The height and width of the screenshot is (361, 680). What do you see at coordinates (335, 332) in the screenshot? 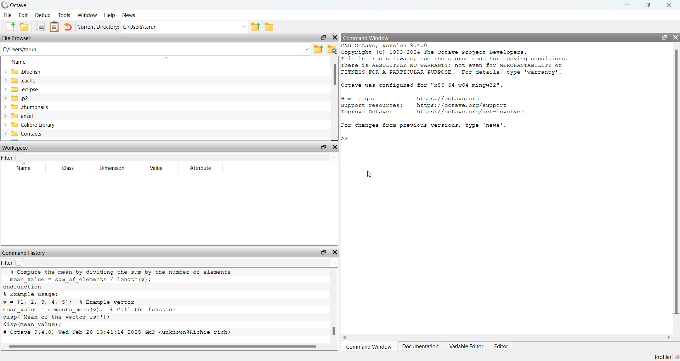
I see `scroll bar` at bounding box center [335, 332].